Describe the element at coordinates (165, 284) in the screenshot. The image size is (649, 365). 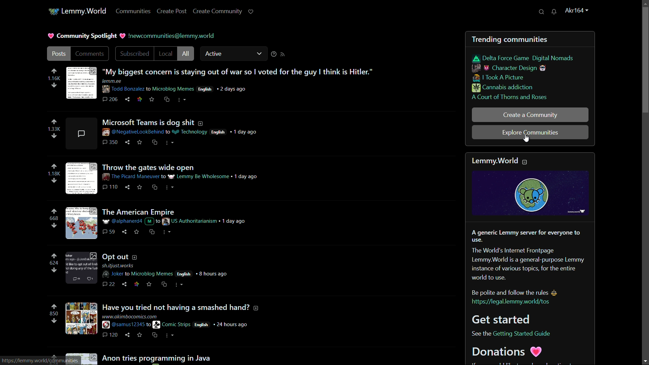
I see `cross share` at that location.